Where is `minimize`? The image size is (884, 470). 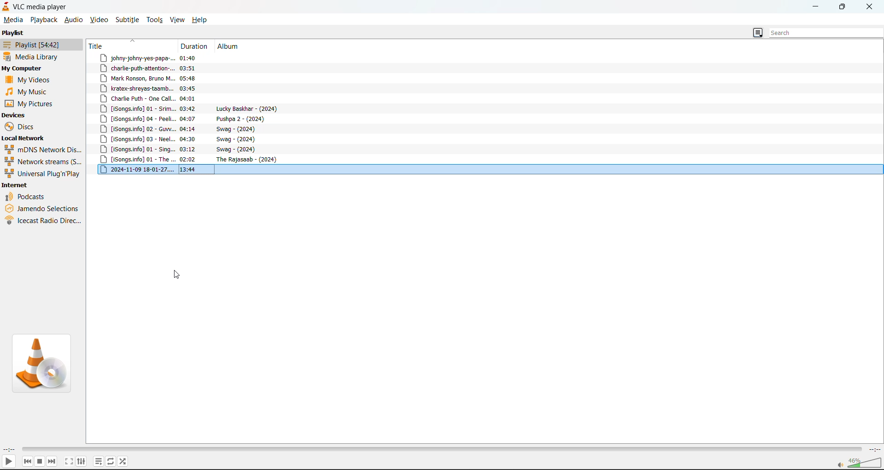 minimize is located at coordinates (814, 6).